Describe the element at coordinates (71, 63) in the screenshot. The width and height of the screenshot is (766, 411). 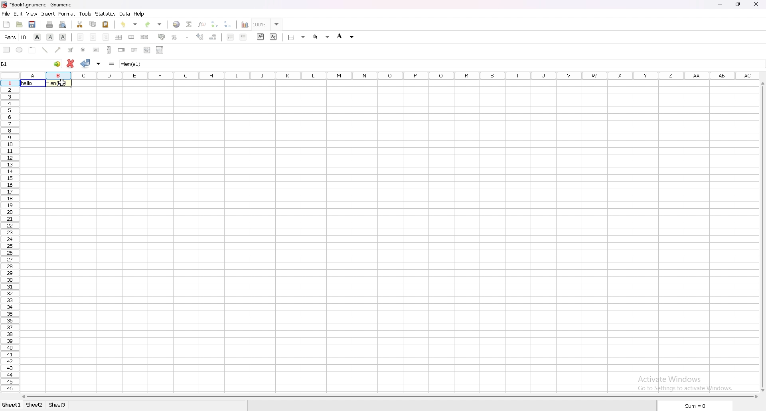
I see `cancel change` at that location.